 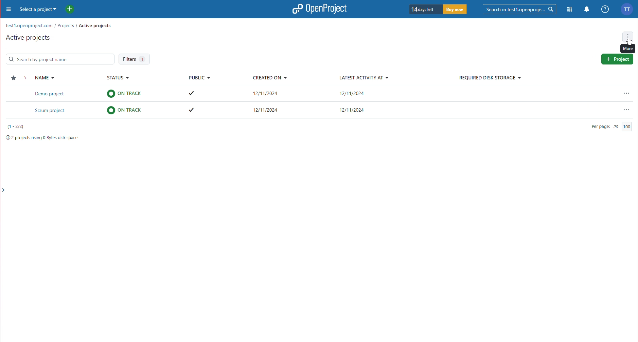 I want to click on Required Disk Storage, so click(x=489, y=78).